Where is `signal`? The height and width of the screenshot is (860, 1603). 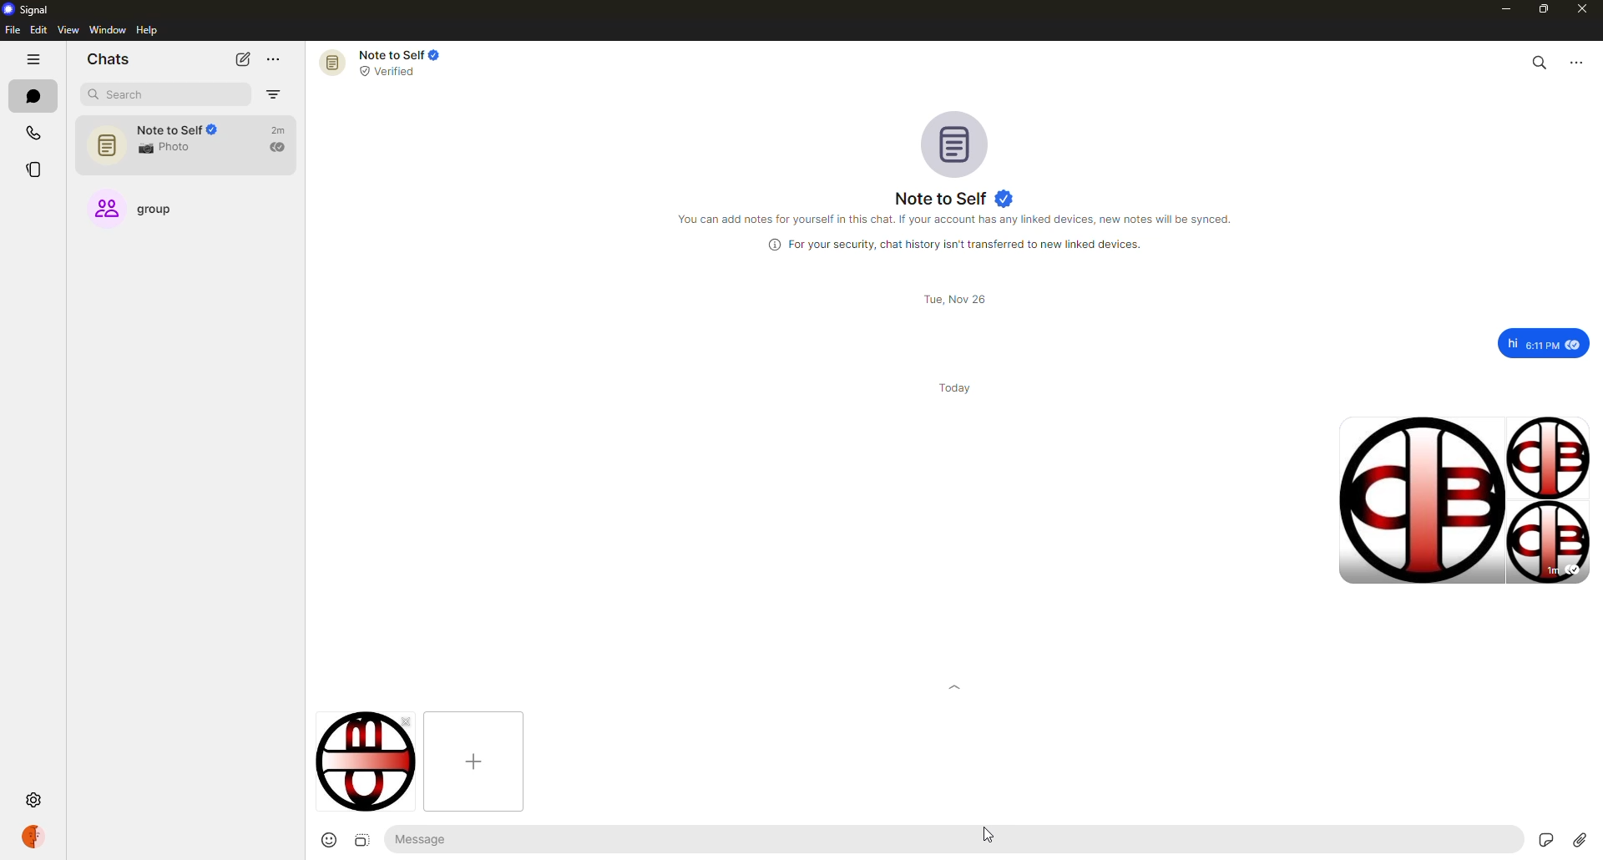 signal is located at coordinates (27, 11).